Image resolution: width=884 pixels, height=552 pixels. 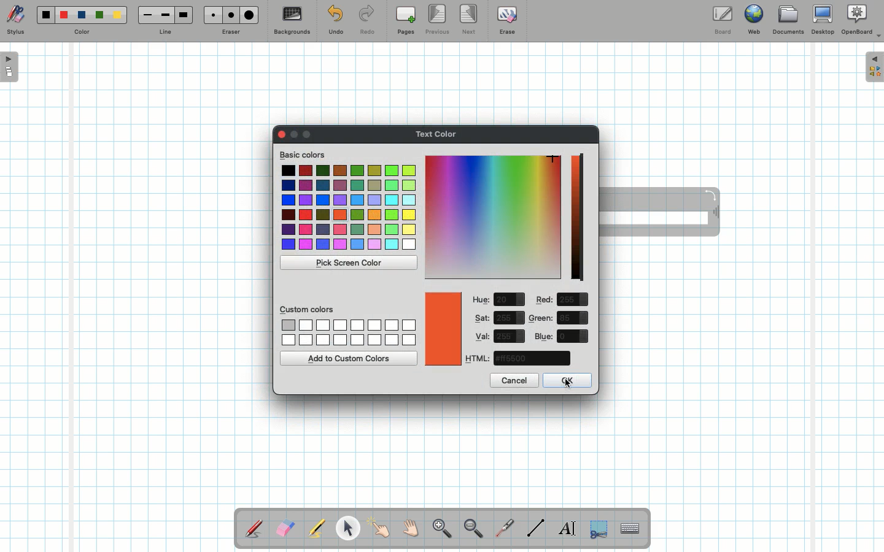 What do you see at coordinates (438, 132) in the screenshot?
I see `Text color` at bounding box center [438, 132].